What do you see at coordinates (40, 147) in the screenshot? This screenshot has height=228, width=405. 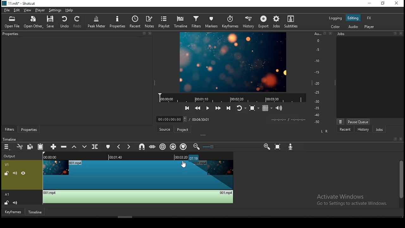 I see `paste` at bounding box center [40, 147].